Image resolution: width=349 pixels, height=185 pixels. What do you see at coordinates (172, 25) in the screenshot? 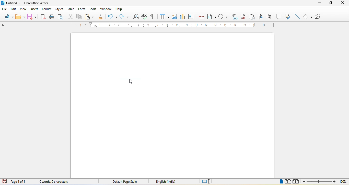
I see `ruler` at bounding box center [172, 25].